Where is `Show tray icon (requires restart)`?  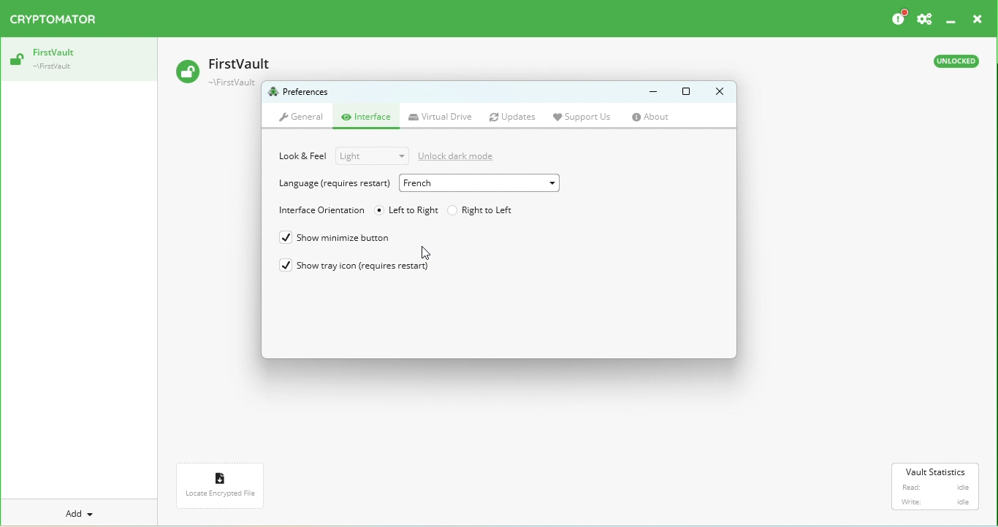
Show tray icon (requires restart) is located at coordinates (360, 269).